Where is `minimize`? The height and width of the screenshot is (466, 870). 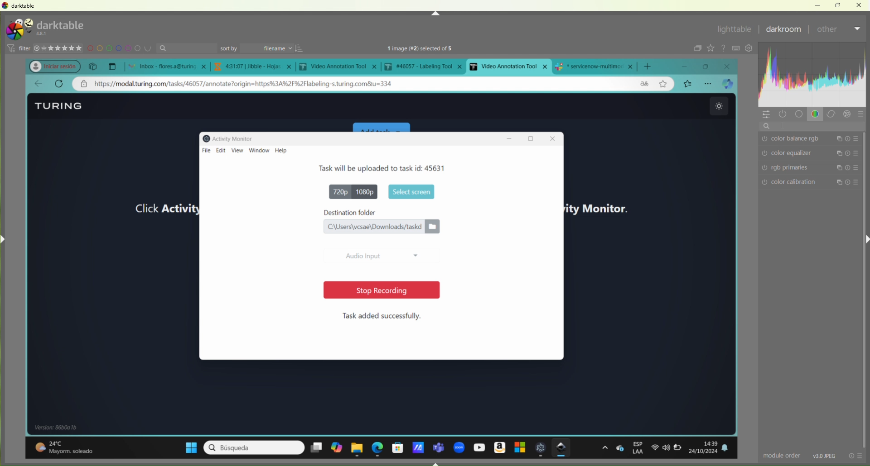
minimize is located at coordinates (690, 66).